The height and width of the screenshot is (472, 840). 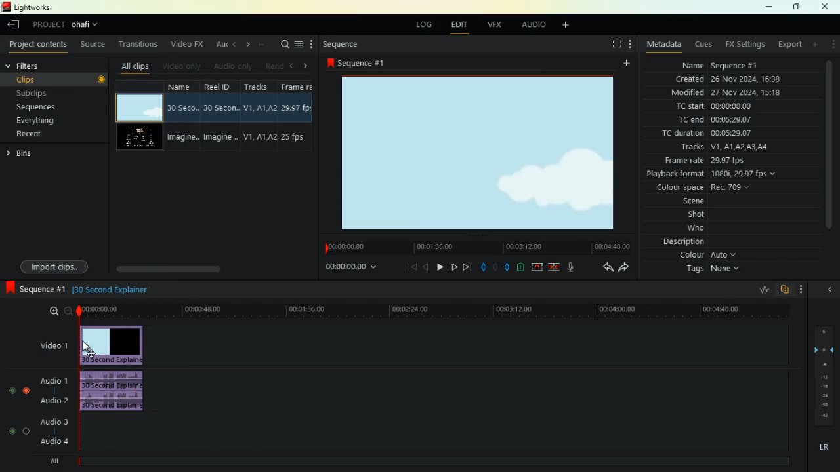 What do you see at coordinates (495, 266) in the screenshot?
I see `hold` at bounding box center [495, 266].